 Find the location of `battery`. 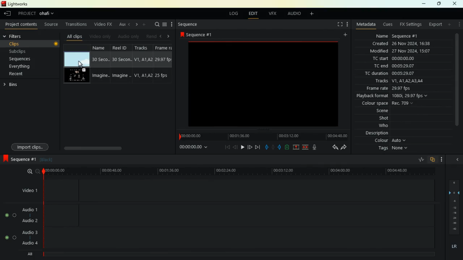

battery is located at coordinates (287, 147).